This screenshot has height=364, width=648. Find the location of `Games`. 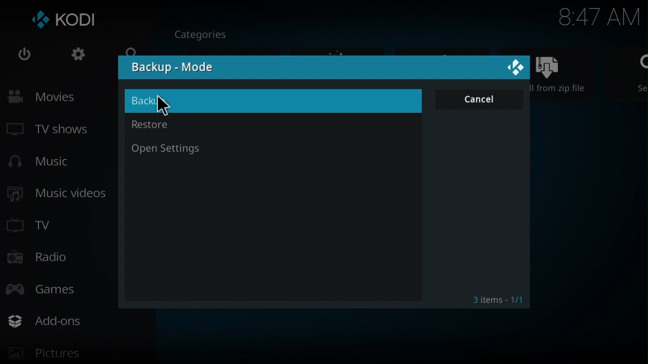

Games is located at coordinates (54, 287).